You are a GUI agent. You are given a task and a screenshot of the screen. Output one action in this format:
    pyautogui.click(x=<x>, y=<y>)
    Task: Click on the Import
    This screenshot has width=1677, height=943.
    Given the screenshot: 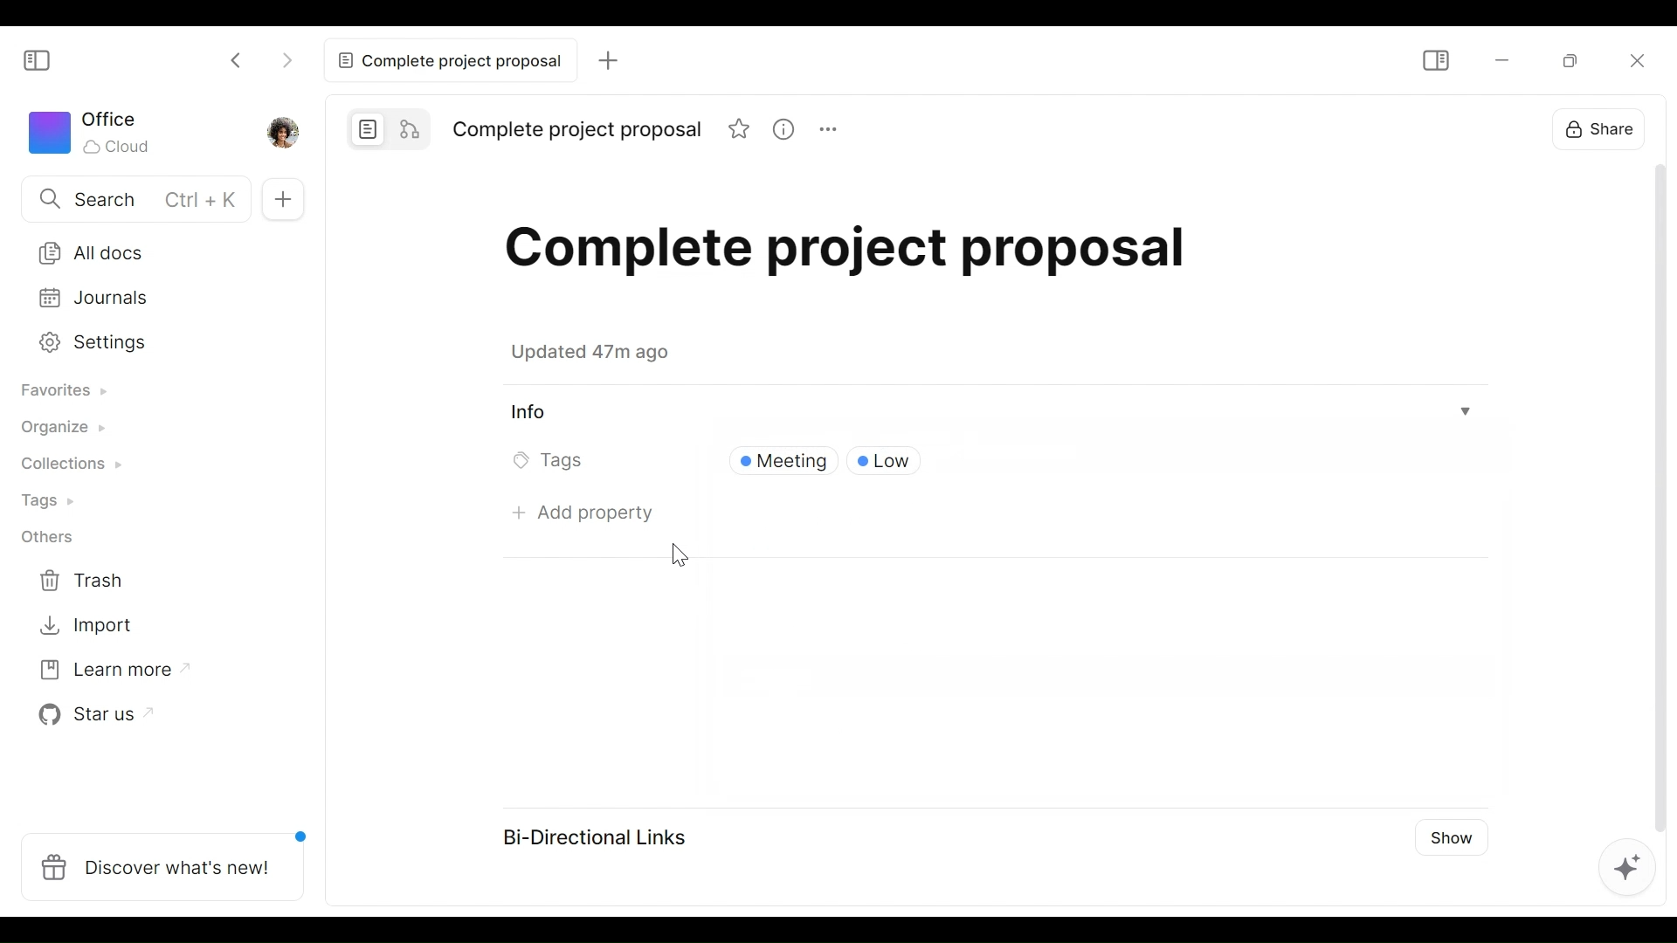 What is the action you would take?
    pyautogui.click(x=91, y=627)
    